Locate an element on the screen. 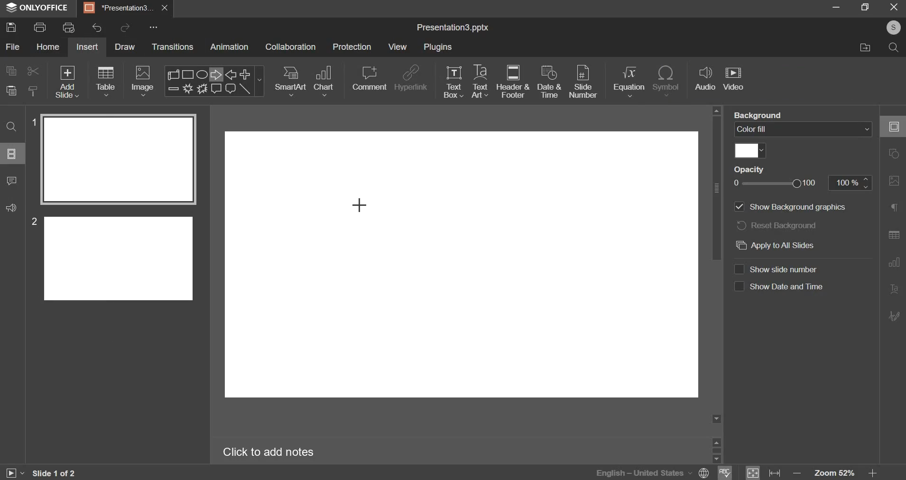 The height and width of the screenshot is (480, 906). vertical scrollbar is located at coordinates (716, 188).